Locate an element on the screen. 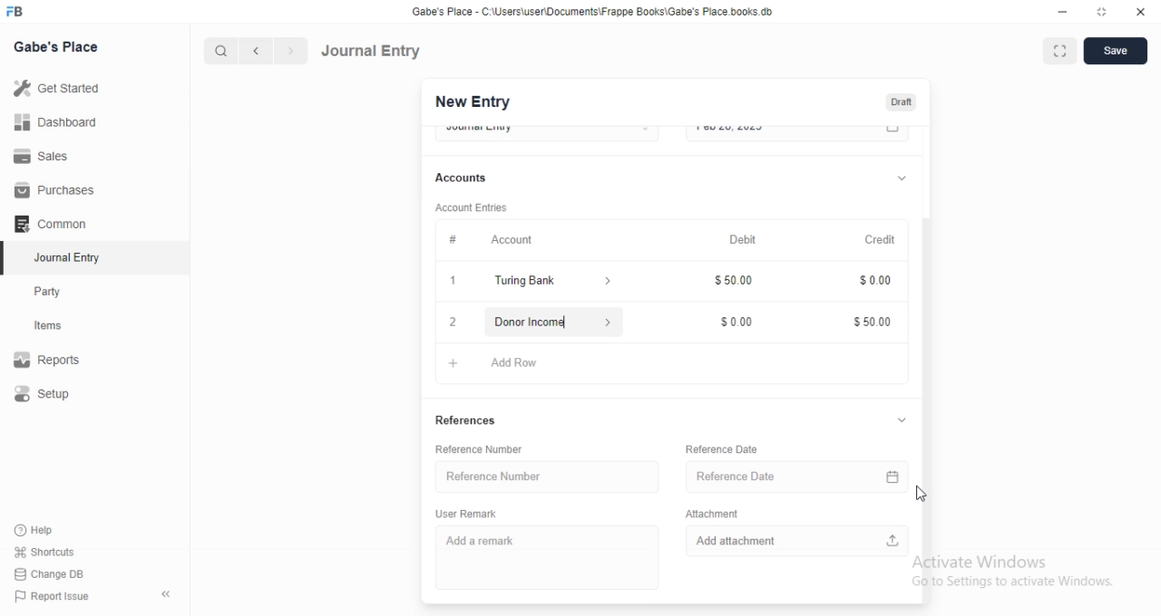 The image size is (1161, 616). Reports is located at coordinates (59, 361).